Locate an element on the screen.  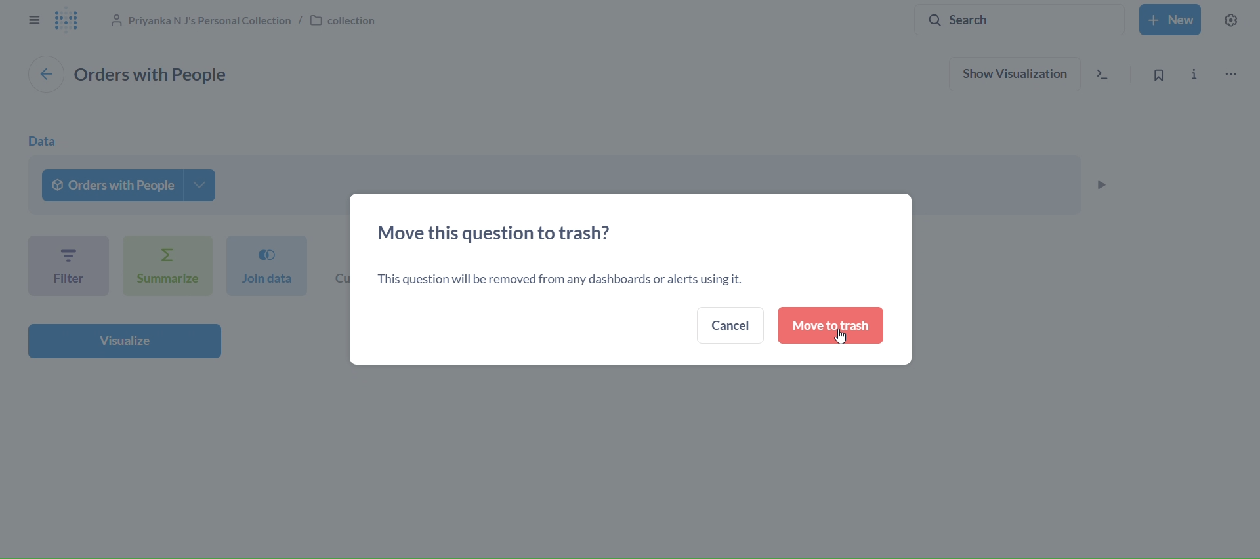
move to trash is located at coordinates (829, 326).